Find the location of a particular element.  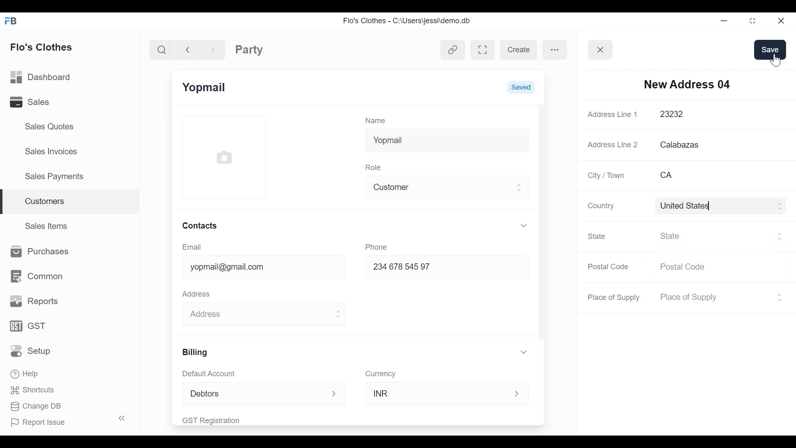

CA is located at coordinates (710, 175).